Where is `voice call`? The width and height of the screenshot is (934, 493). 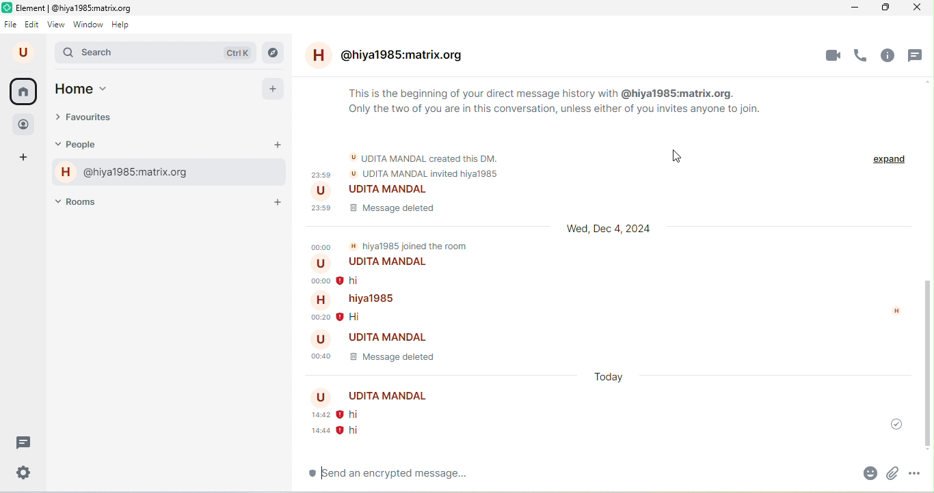
voice call is located at coordinates (862, 55).